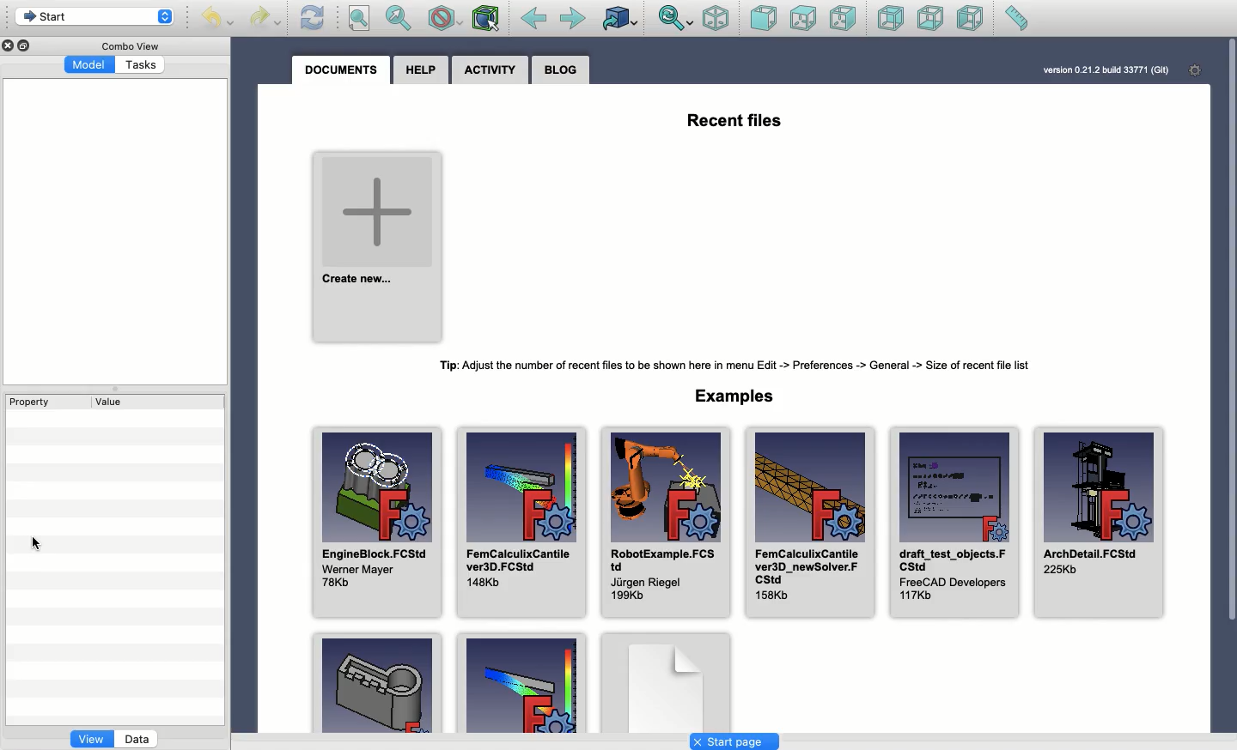 This screenshot has width=1237, height=750. What do you see at coordinates (314, 20) in the screenshot?
I see `Refresh` at bounding box center [314, 20].